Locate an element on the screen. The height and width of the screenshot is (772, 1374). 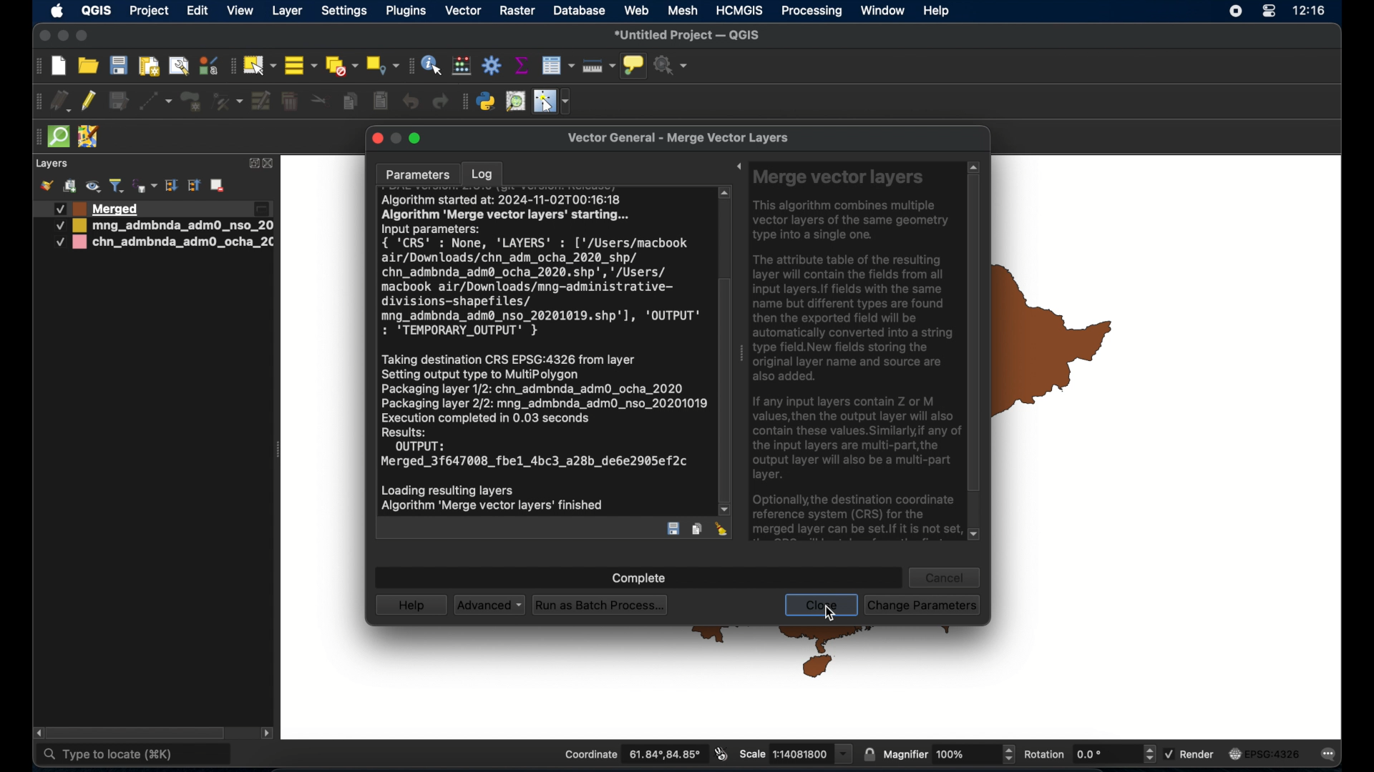
show print layout is located at coordinates (147, 66).